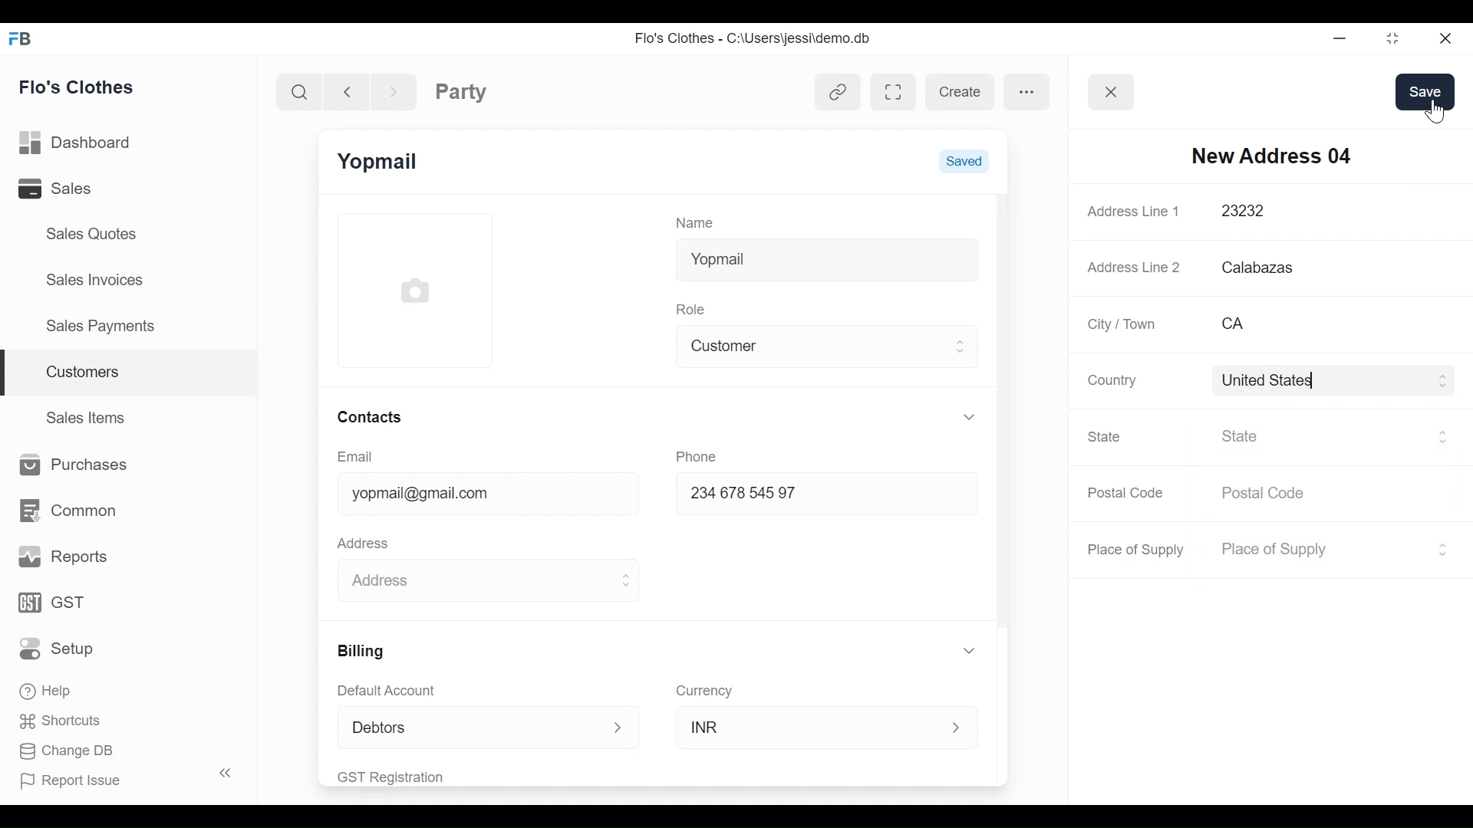  What do you see at coordinates (1425, 91) in the screenshot?
I see `save` at bounding box center [1425, 91].